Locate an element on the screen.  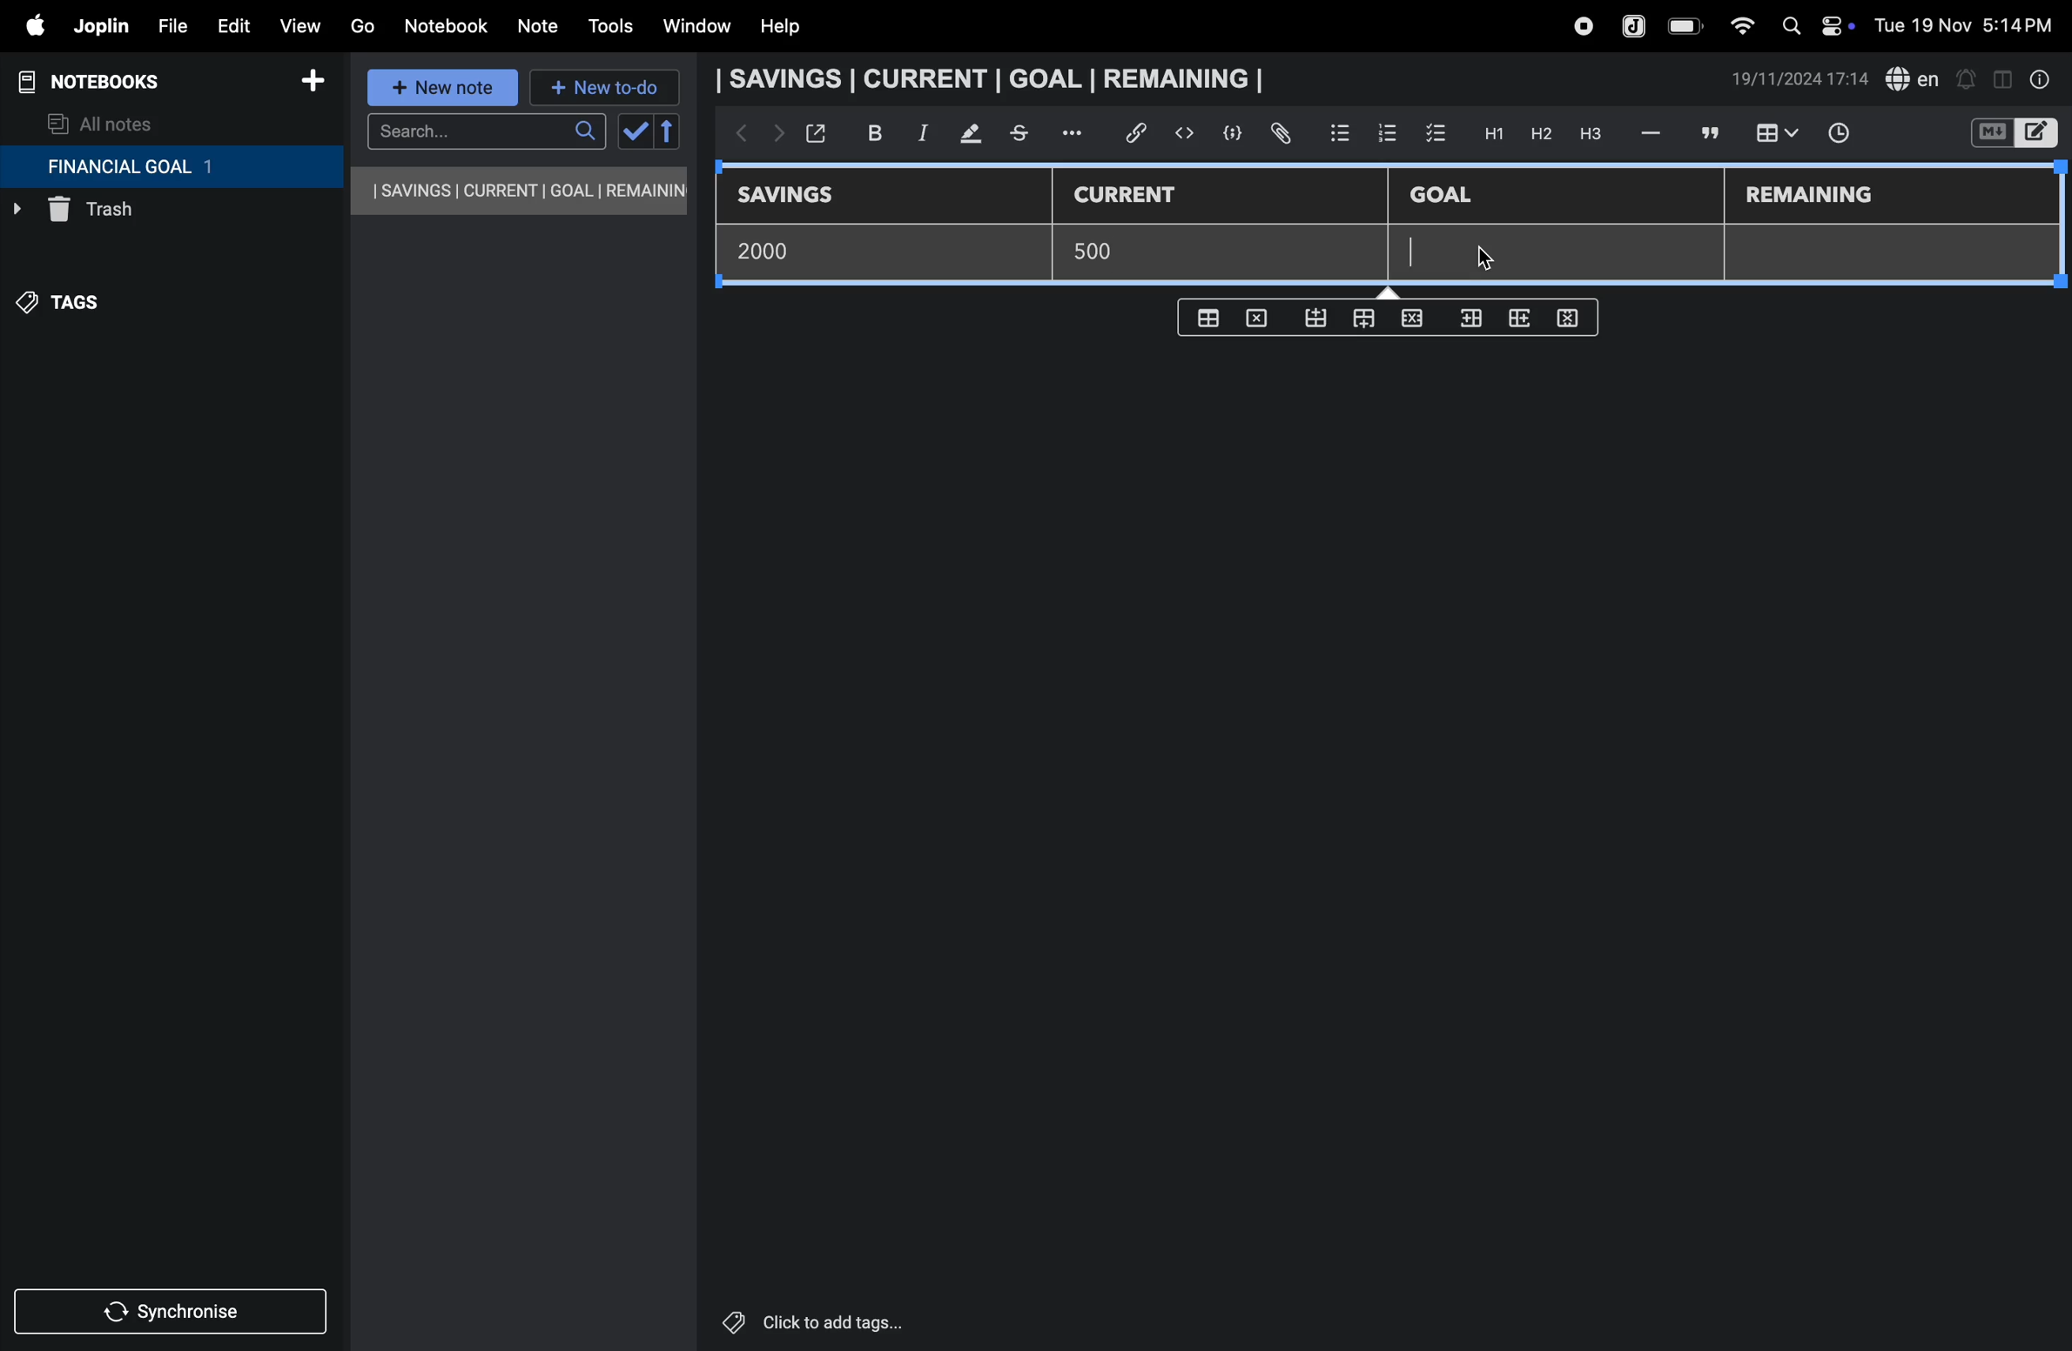
bullet list is located at coordinates (1340, 131).